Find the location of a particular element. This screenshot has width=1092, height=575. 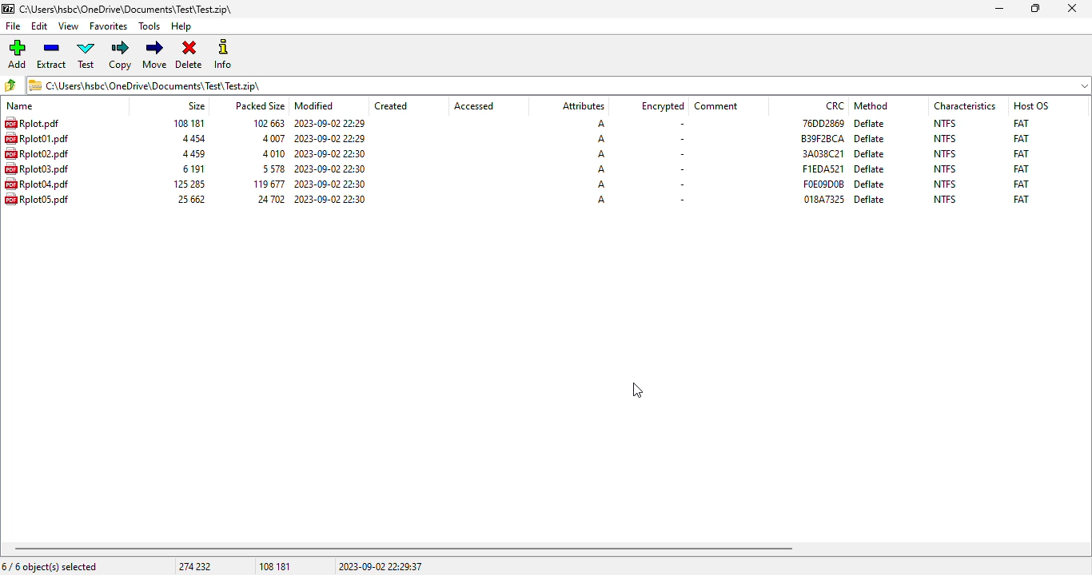

A is located at coordinates (602, 184).